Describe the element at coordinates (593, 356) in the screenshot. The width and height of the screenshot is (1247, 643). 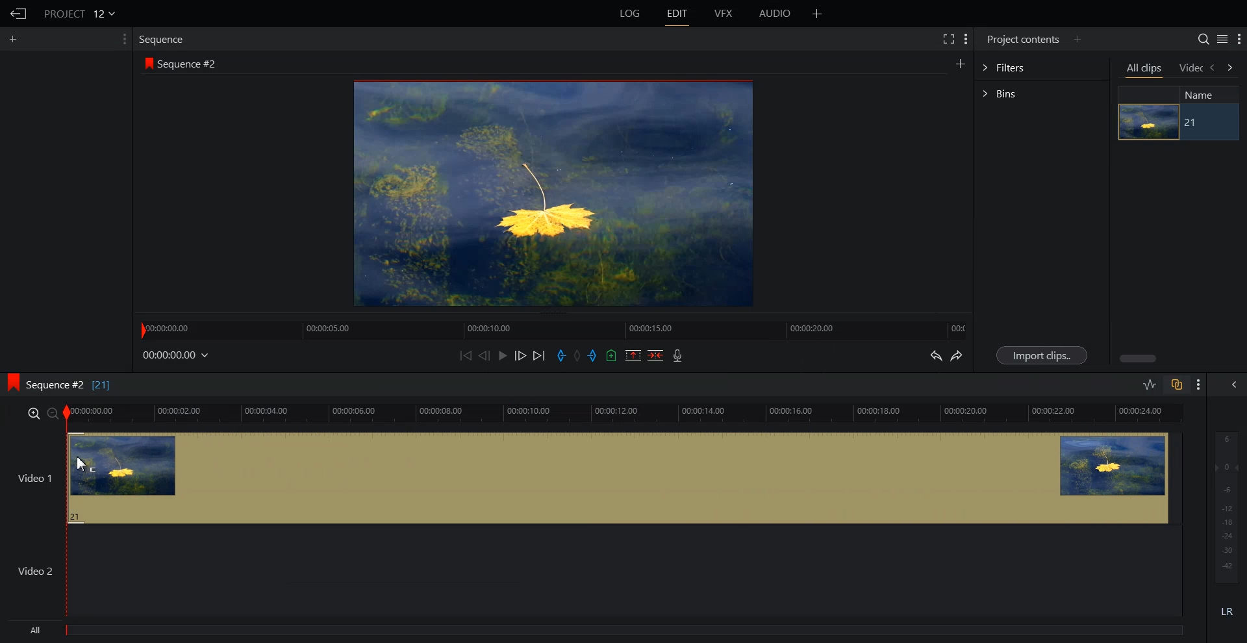
I see `Add out mark in the current video` at that location.